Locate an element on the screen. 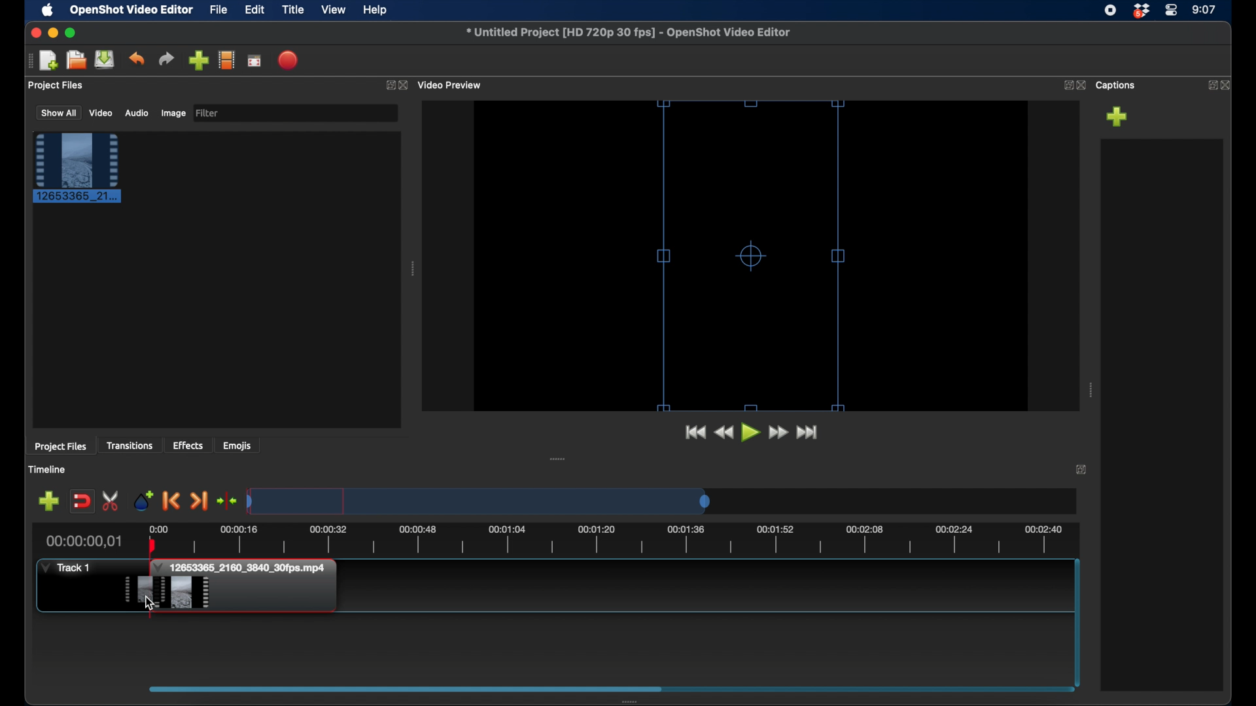 The height and width of the screenshot is (706, 1256). redo is located at coordinates (167, 59).